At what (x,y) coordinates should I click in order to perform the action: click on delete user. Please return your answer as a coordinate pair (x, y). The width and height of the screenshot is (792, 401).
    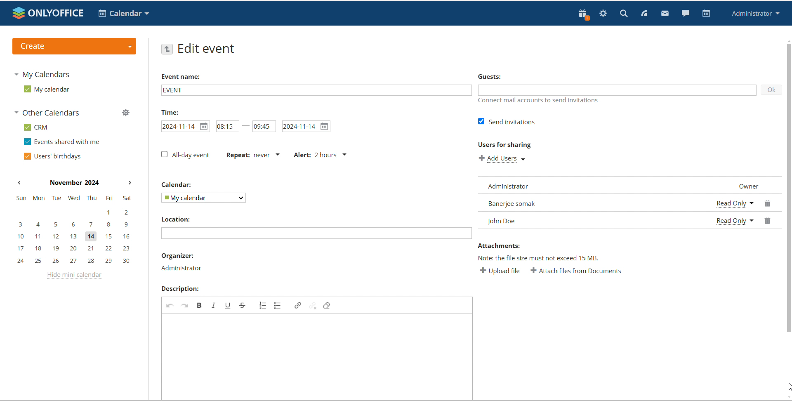
    Looking at the image, I should click on (768, 212).